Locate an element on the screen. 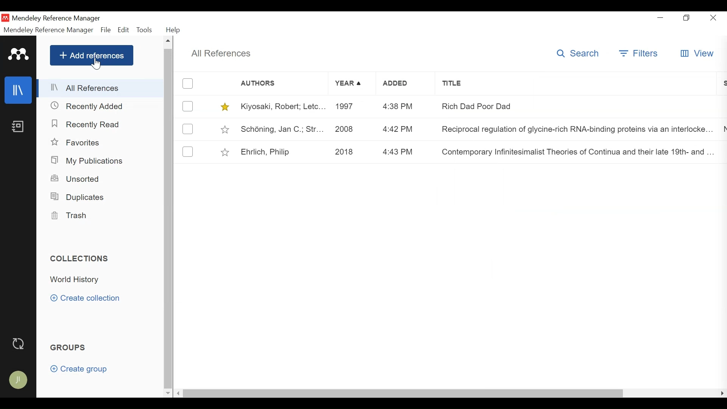  Tools is located at coordinates (146, 30).